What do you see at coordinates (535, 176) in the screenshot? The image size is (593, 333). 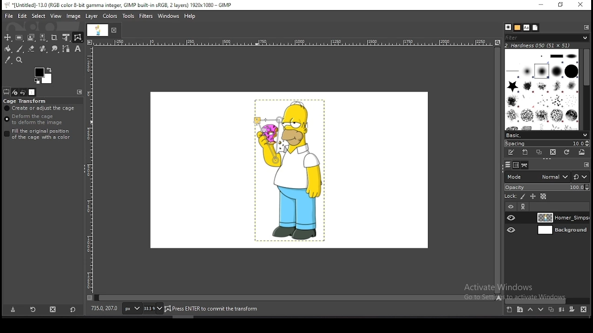 I see `blend mode` at bounding box center [535, 176].